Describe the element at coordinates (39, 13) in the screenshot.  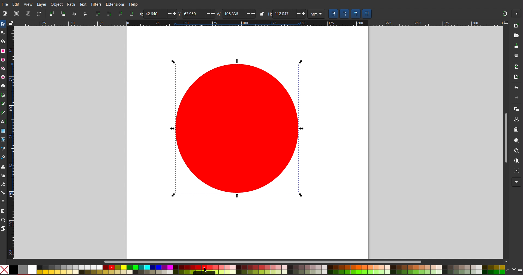
I see `Toggle Selection Box` at that location.